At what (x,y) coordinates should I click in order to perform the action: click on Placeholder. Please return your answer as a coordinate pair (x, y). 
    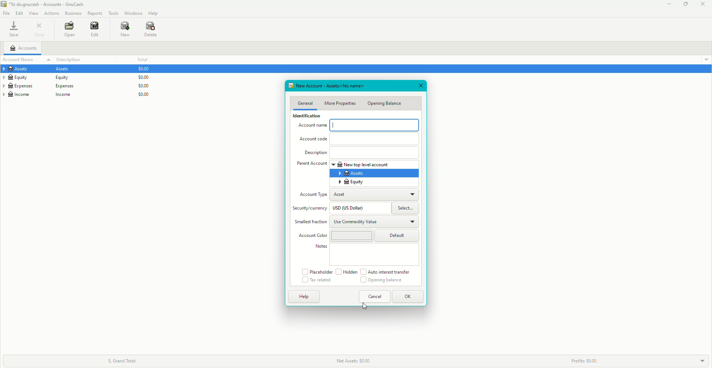
    Looking at the image, I should click on (317, 271).